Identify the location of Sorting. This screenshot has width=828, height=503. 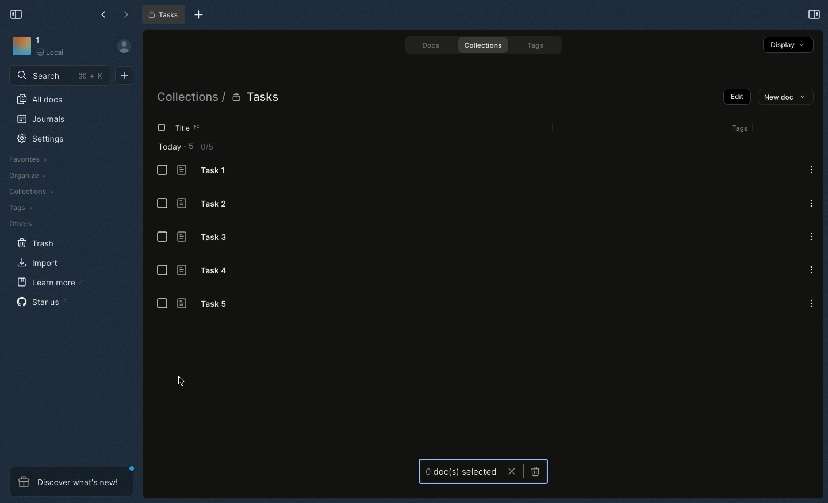
(205, 127).